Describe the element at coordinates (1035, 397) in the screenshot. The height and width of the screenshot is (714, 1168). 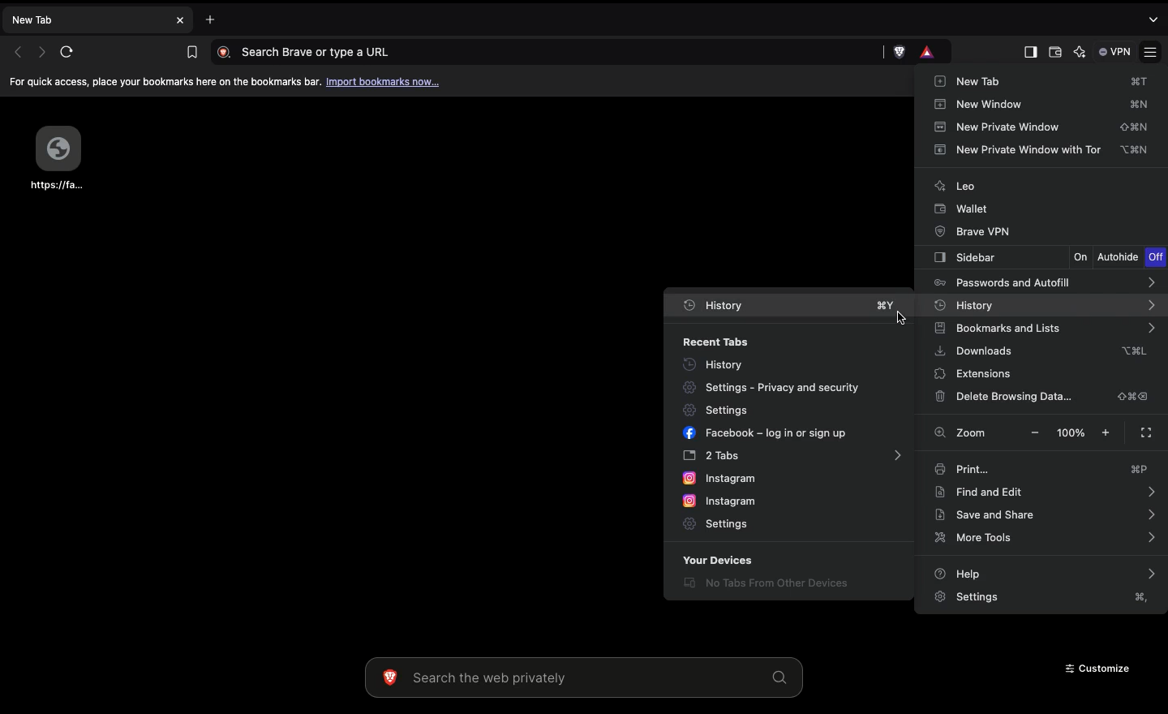
I see `Delete browsing data` at that location.